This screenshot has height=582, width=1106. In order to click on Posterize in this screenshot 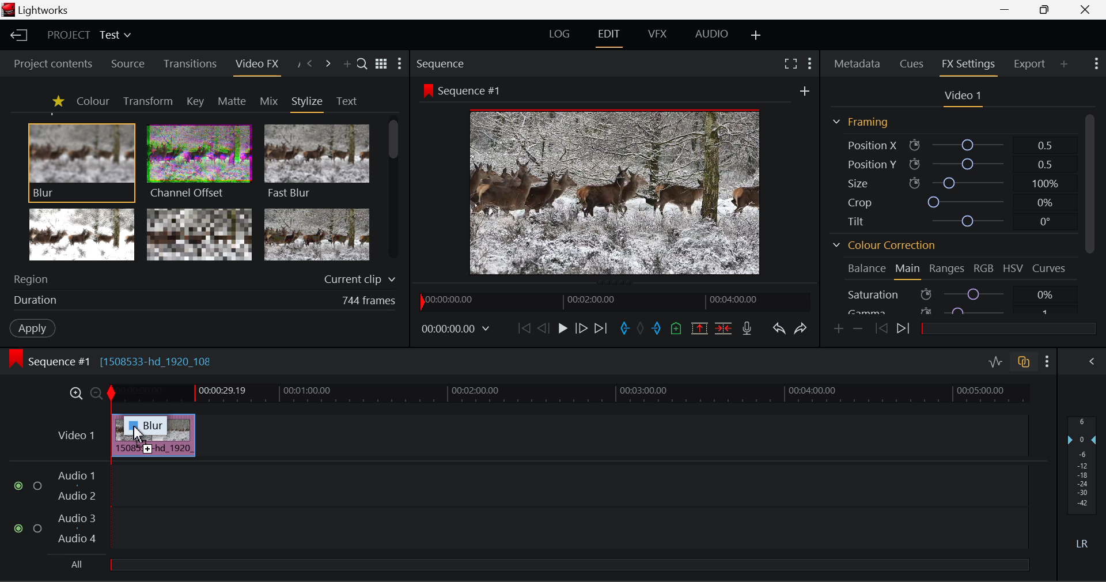, I will do `click(318, 235)`.